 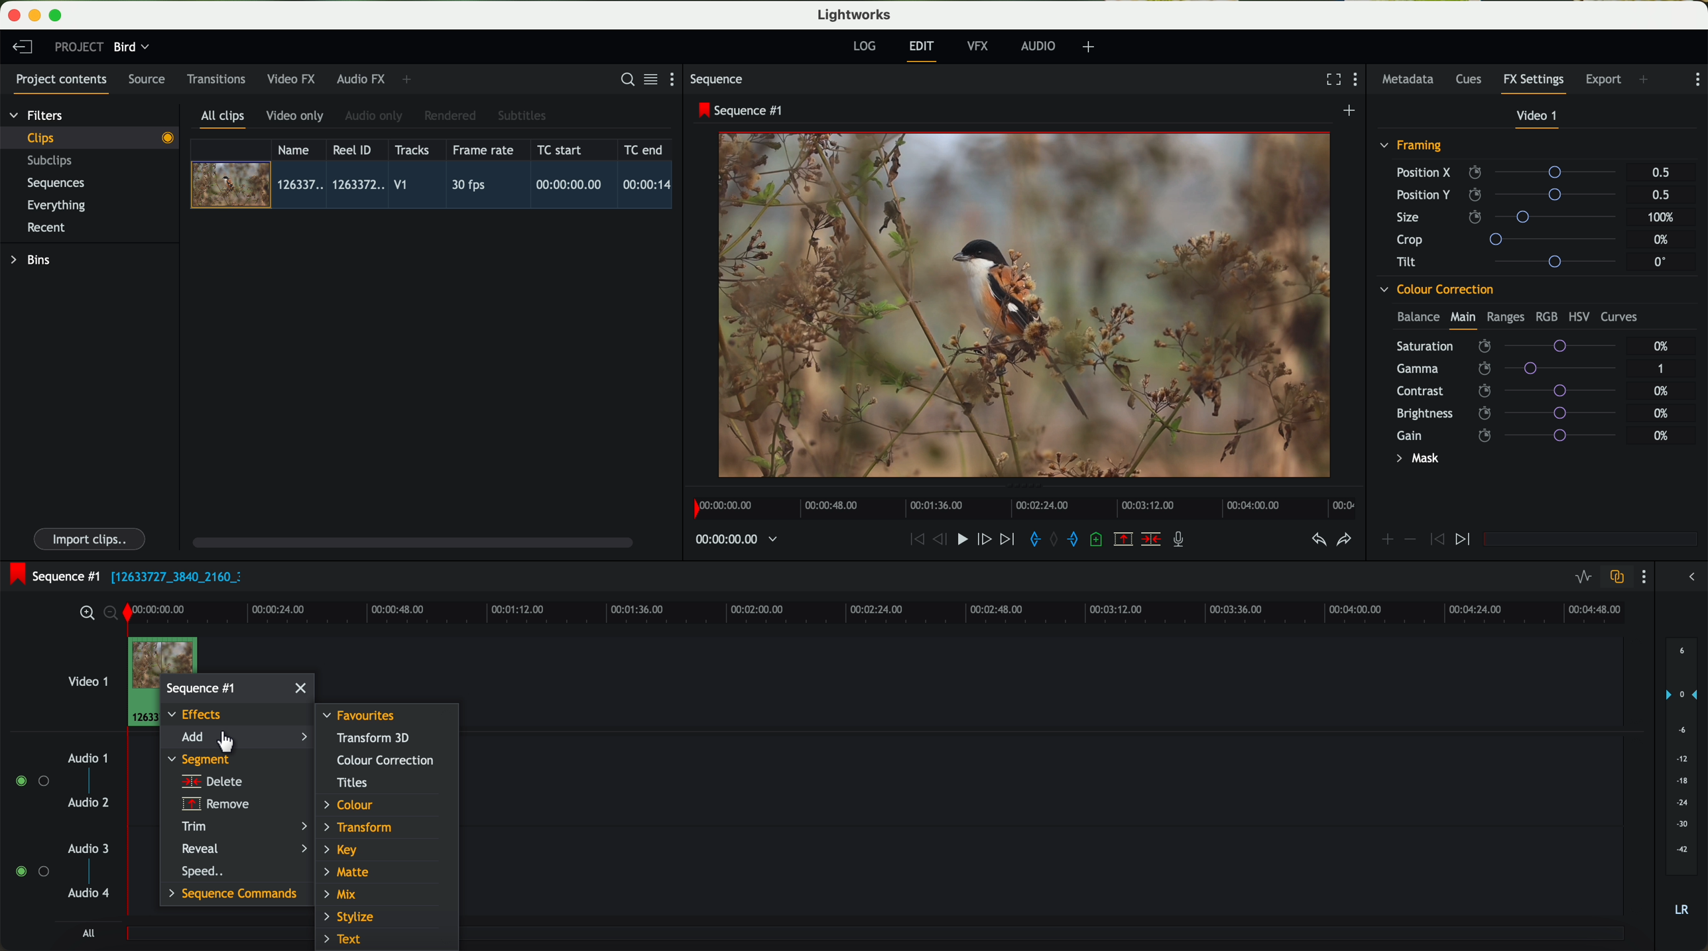 What do you see at coordinates (351, 805) in the screenshot?
I see `colour` at bounding box center [351, 805].